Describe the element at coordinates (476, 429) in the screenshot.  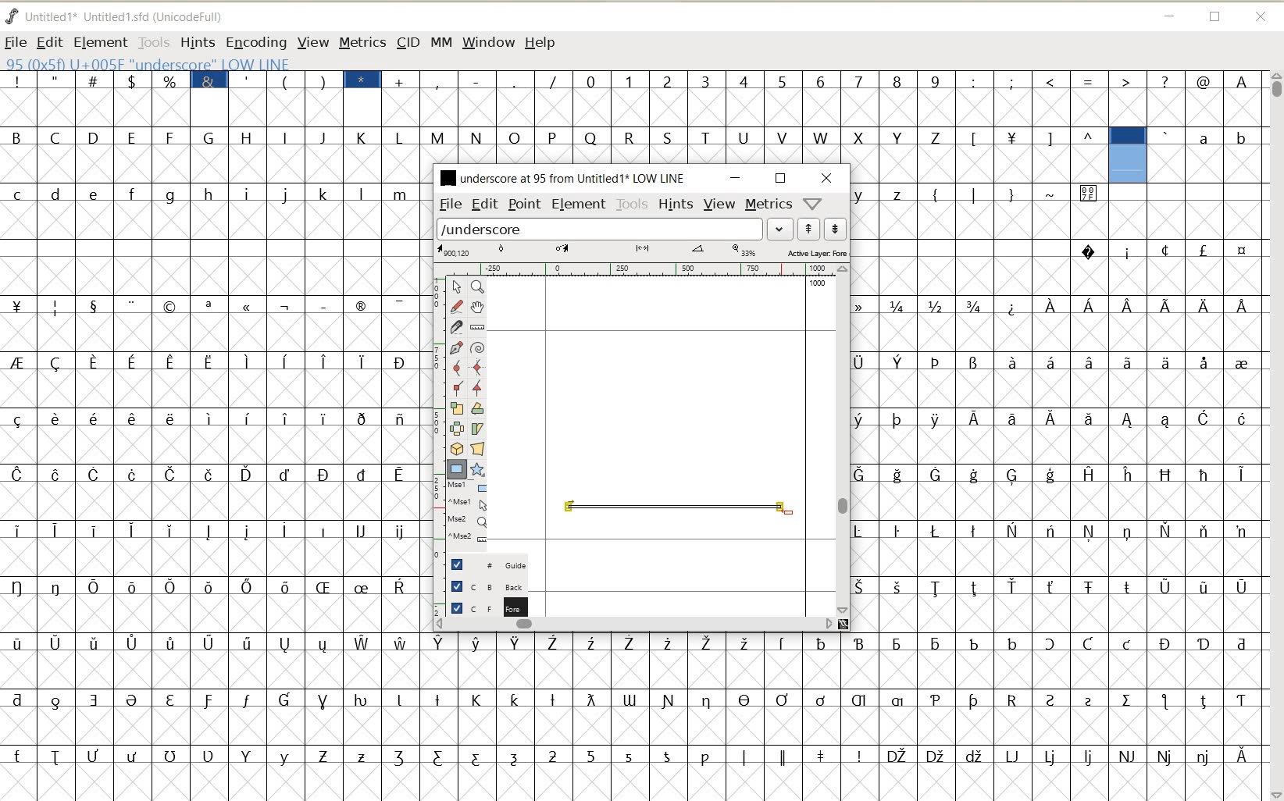
I see `skew the selection` at that location.